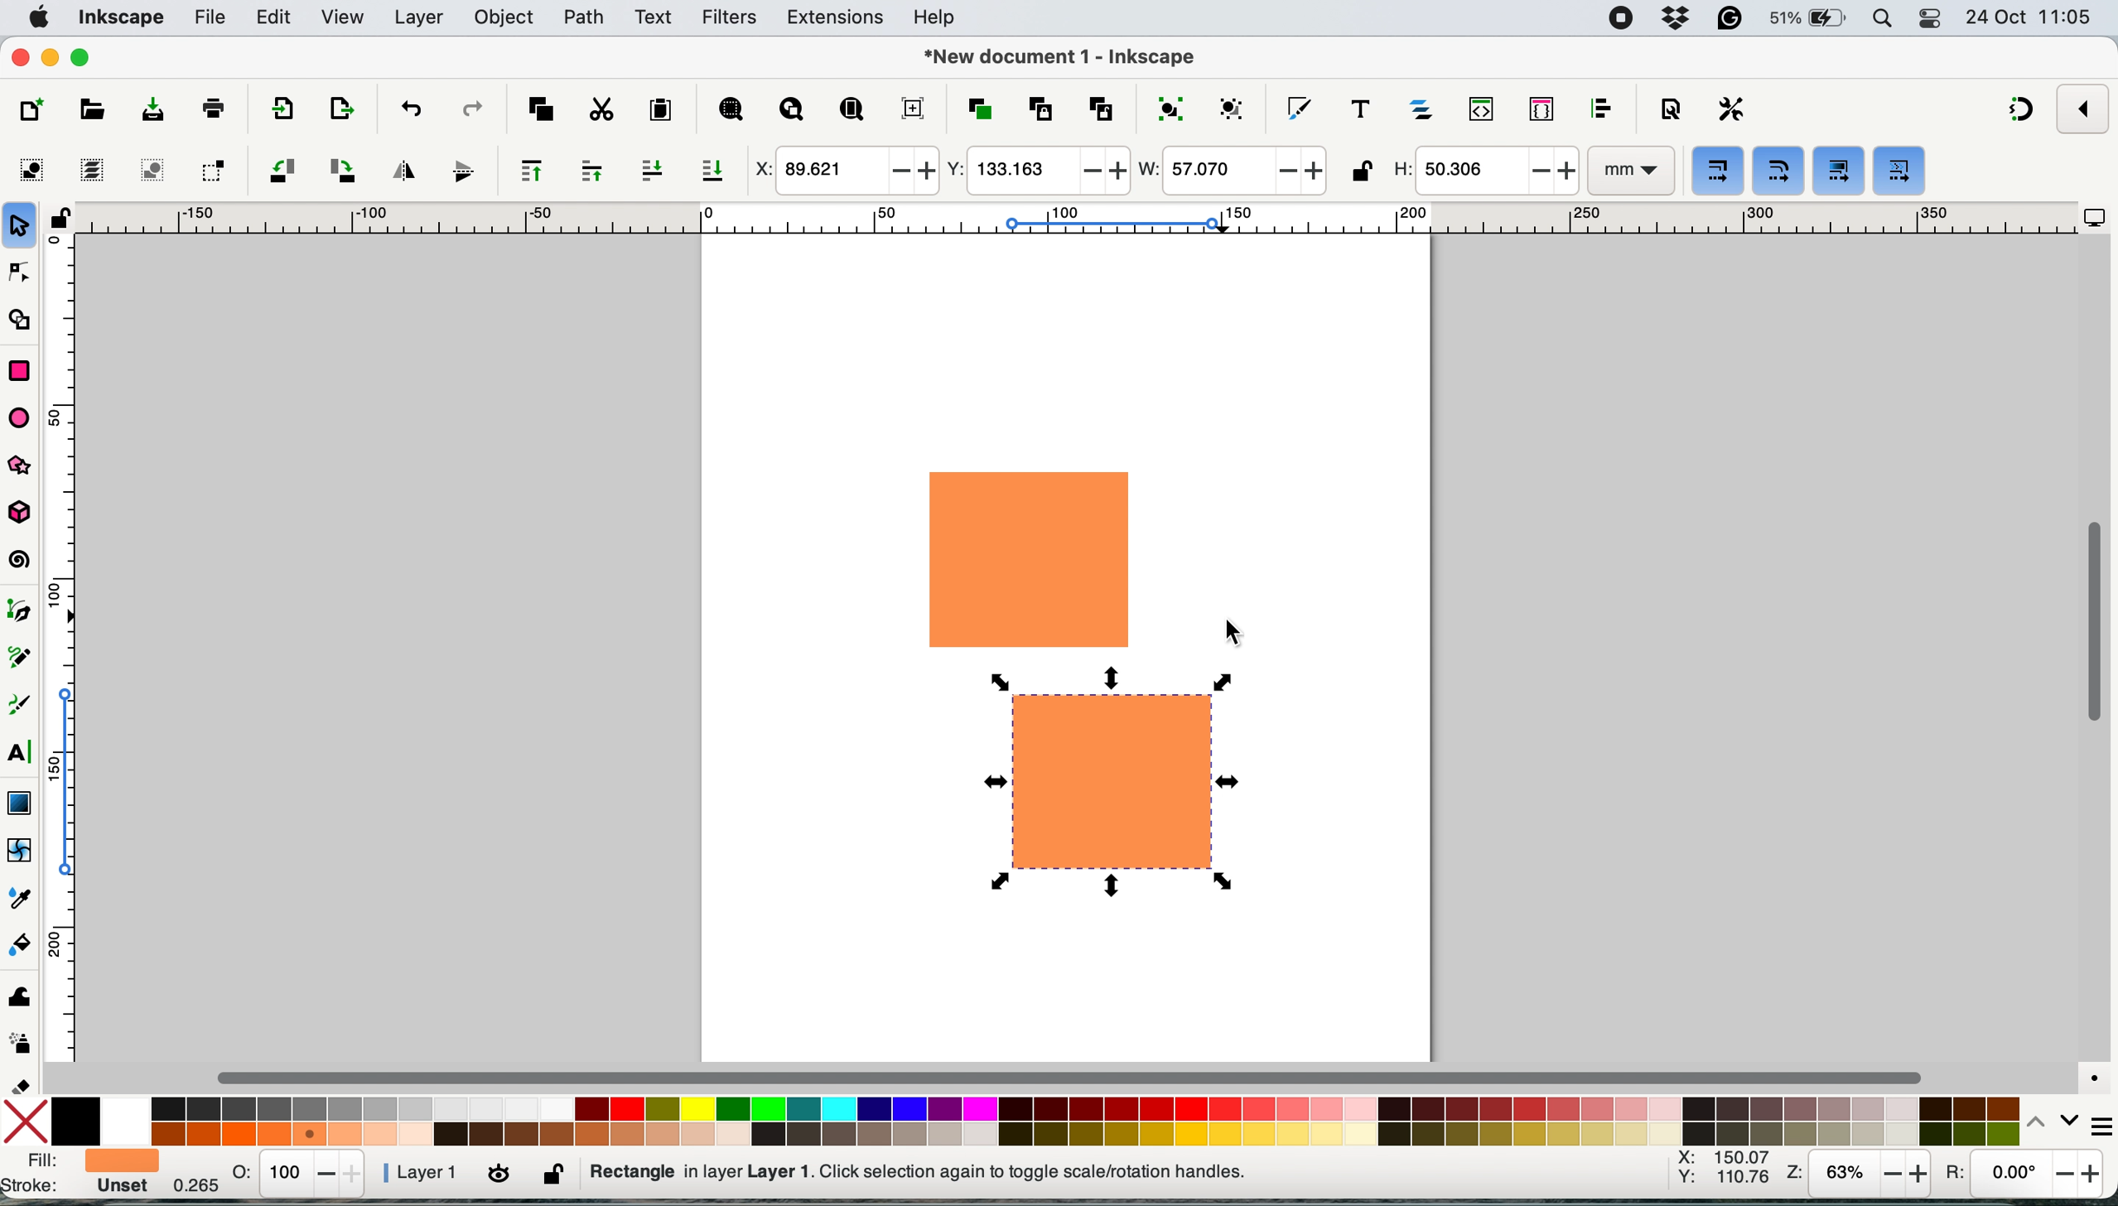 The width and height of the screenshot is (2118, 1206). I want to click on fill and stroke, so click(78, 1175).